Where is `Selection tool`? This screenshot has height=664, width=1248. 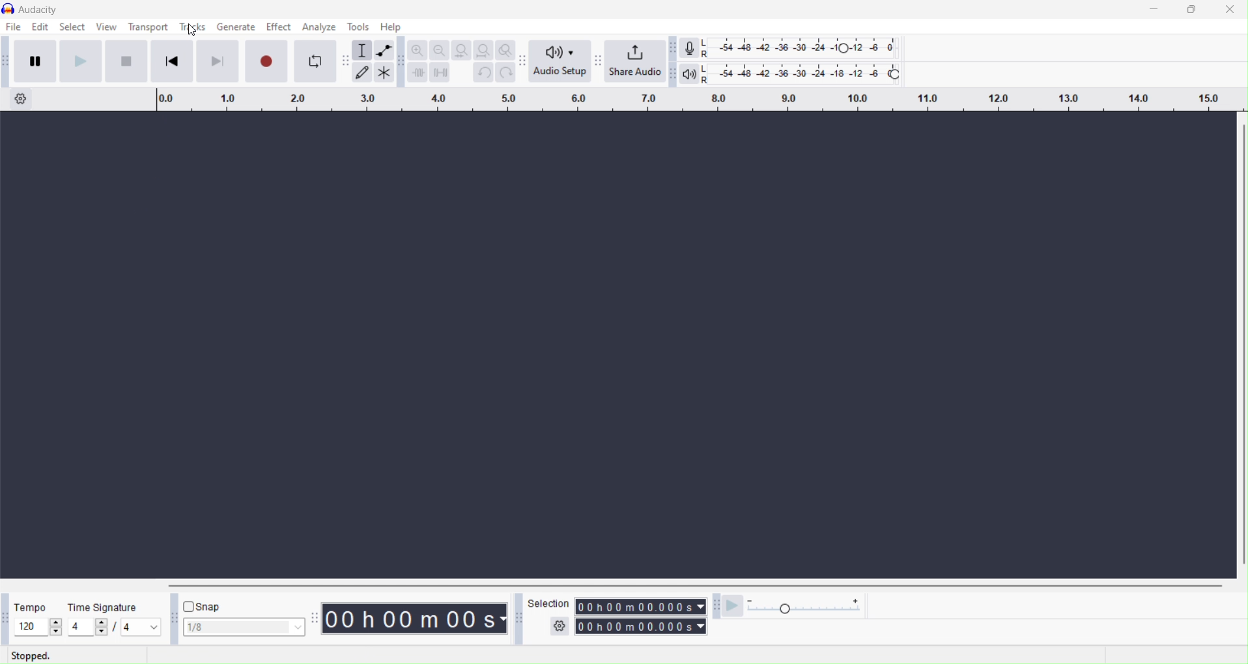 Selection tool is located at coordinates (361, 49).